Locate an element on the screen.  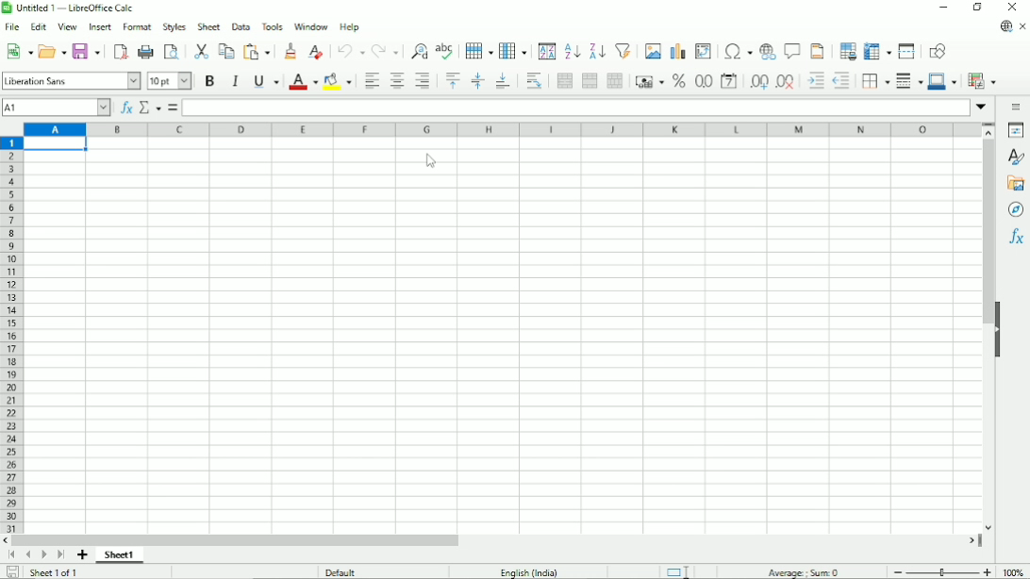
Properties is located at coordinates (1014, 129).